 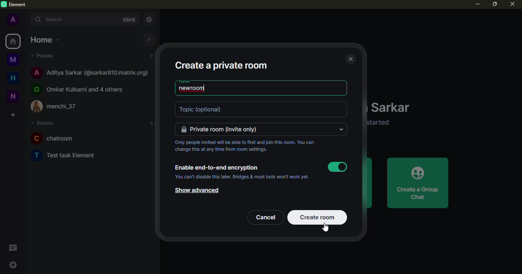 What do you see at coordinates (185, 82) in the screenshot?
I see `name` at bounding box center [185, 82].